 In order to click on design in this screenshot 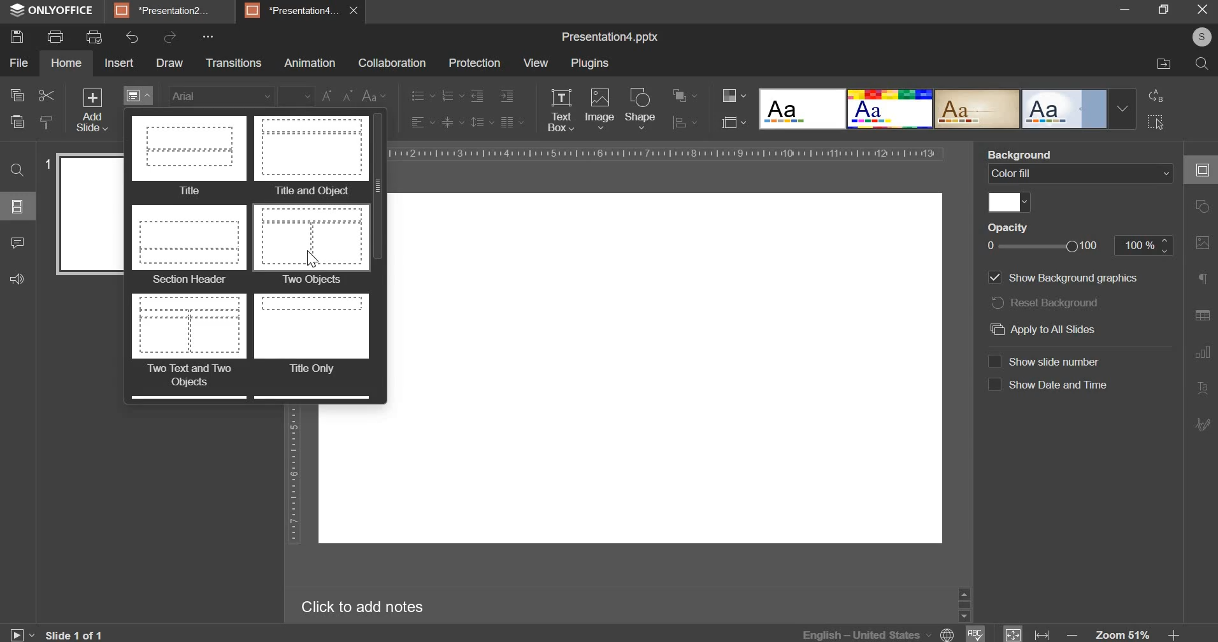, I will do `click(803, 110)`.